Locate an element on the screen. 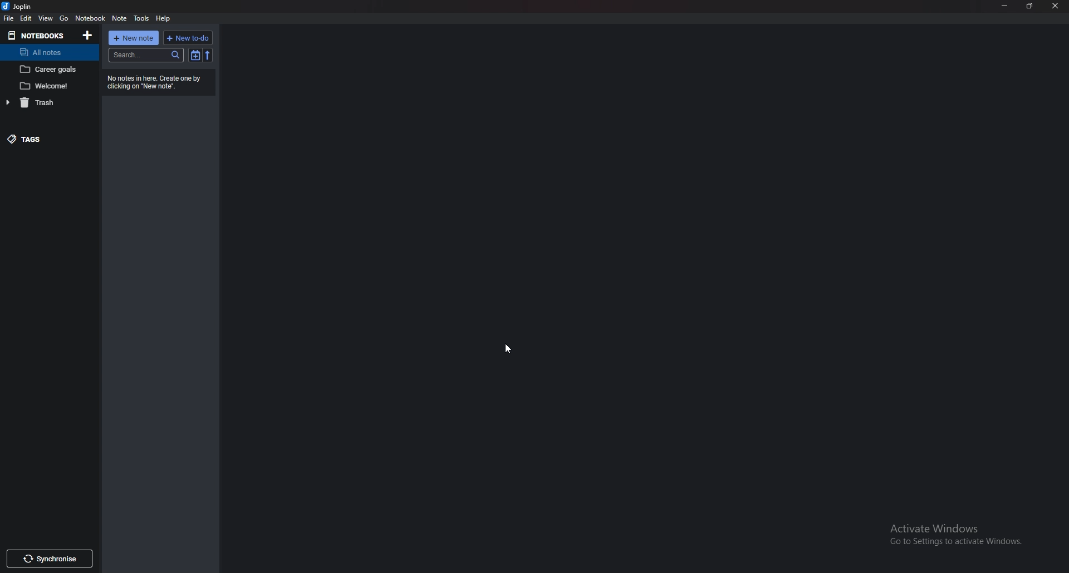  help is located at coordinates (164, 18).